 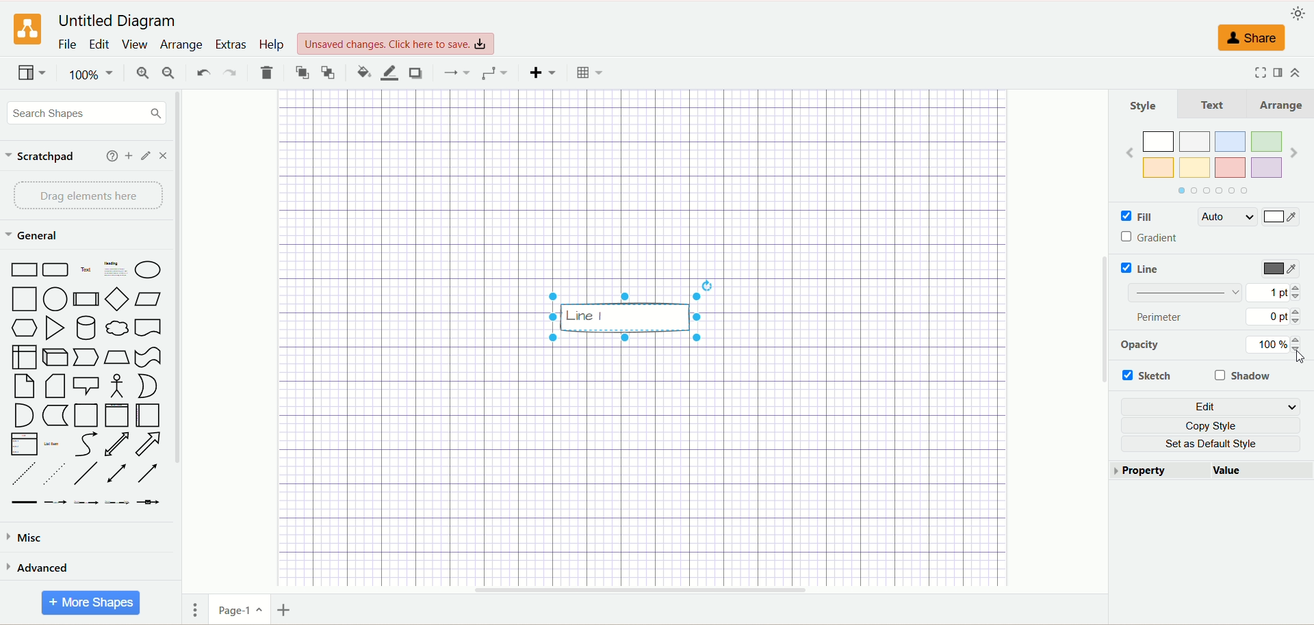 What do you see at coordinates (98, 44) in the screenshot?
I see `edit` at bounding box center [98, 44].